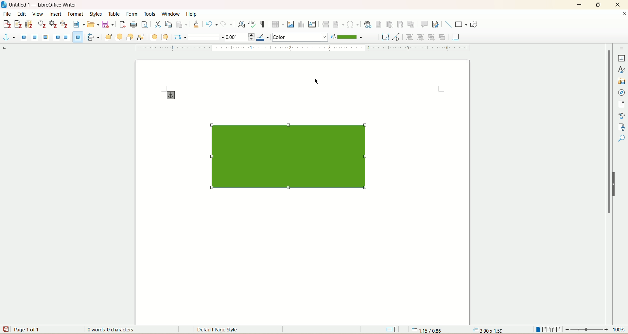 The height and width of the screenshot is (334, 628). Describe the element at coordinates (264, 25) in the screenshot. I see `mark formatting` at that location.